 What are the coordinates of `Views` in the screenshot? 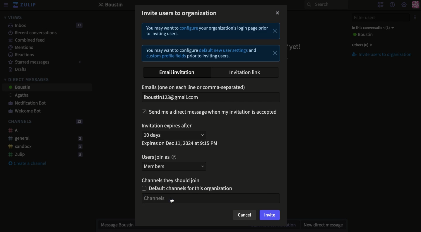 It's located at (13, 17).